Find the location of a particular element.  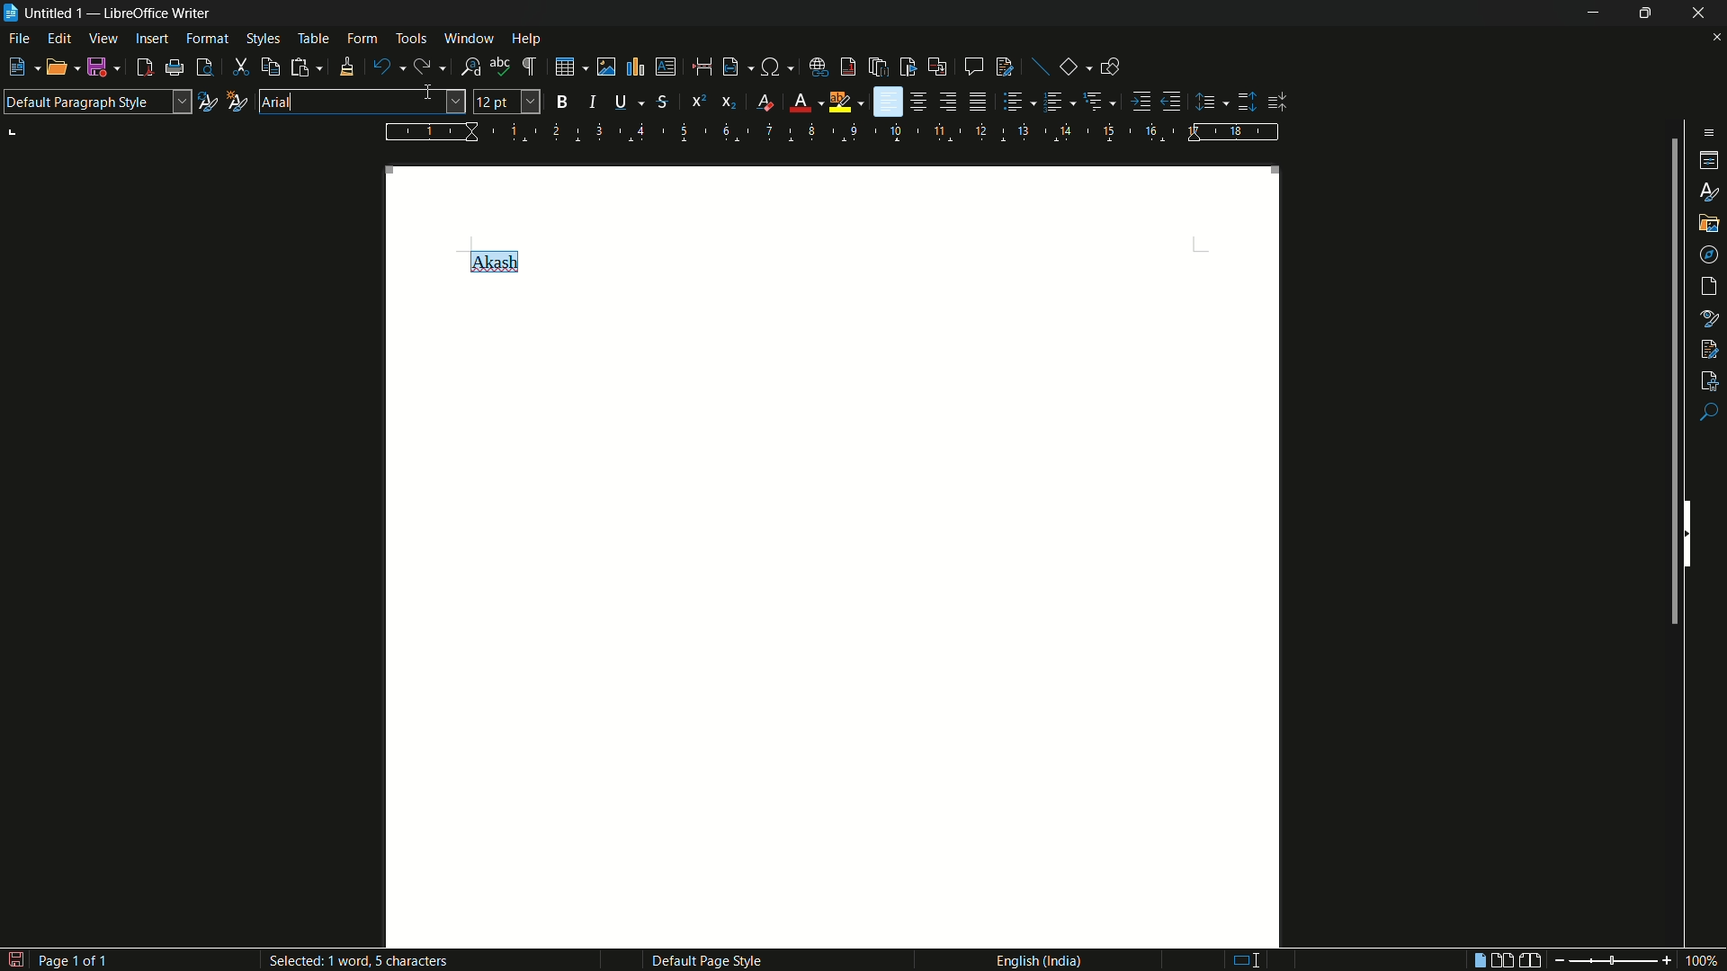

toggle print preview is located at coordinates (205, 67).